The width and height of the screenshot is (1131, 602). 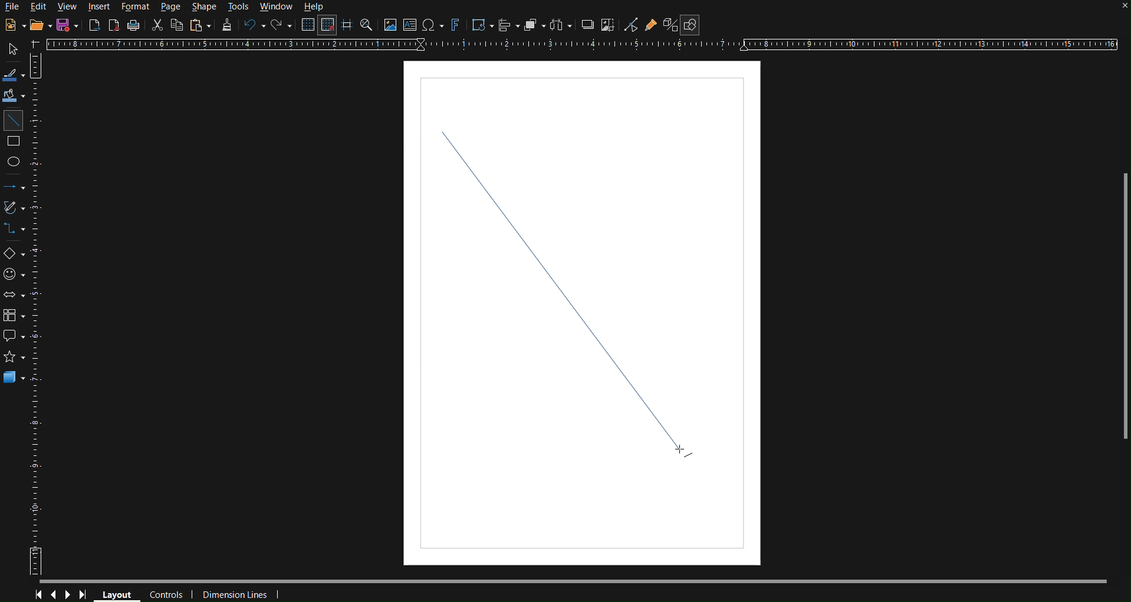 What do you see at coordinates (115, 25) in the screenshot?
I see `Export PDF` at bounding box center [115, 25].